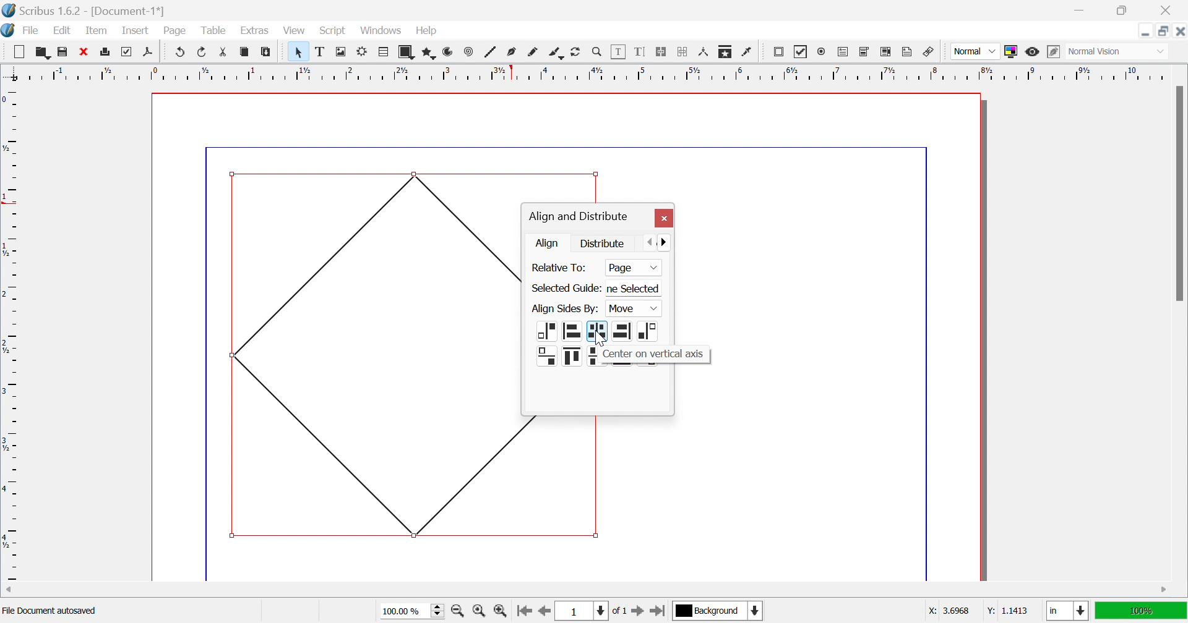  Describe the element at coordinates (106, 52) in the screenshot. I see `Print` at that location.